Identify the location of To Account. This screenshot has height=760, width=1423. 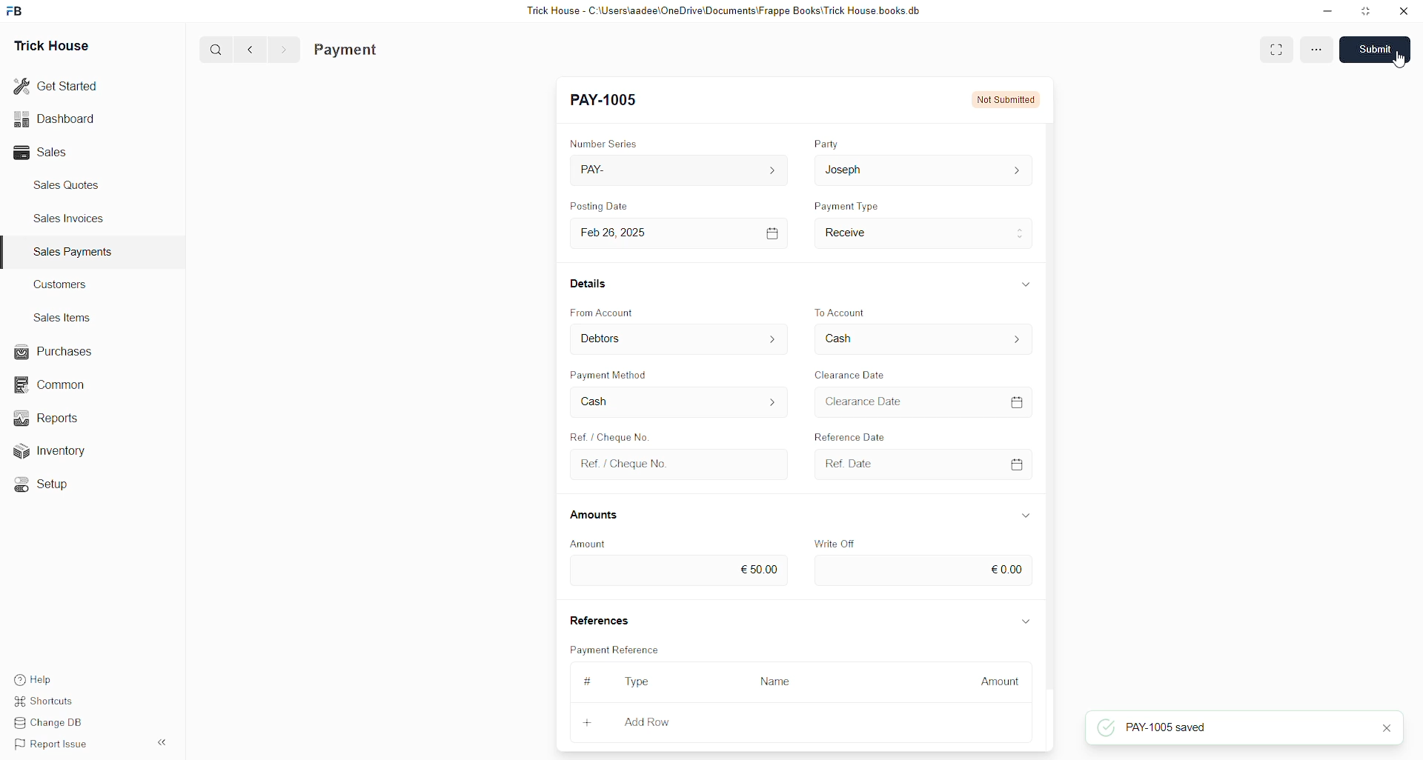
(923, 339).